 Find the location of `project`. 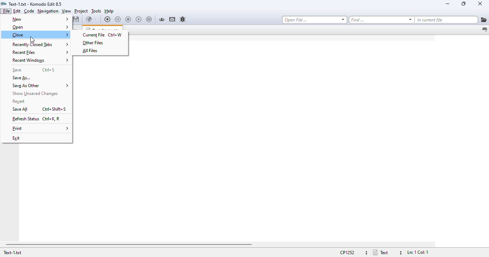

project is located at coordinates (81, 11).